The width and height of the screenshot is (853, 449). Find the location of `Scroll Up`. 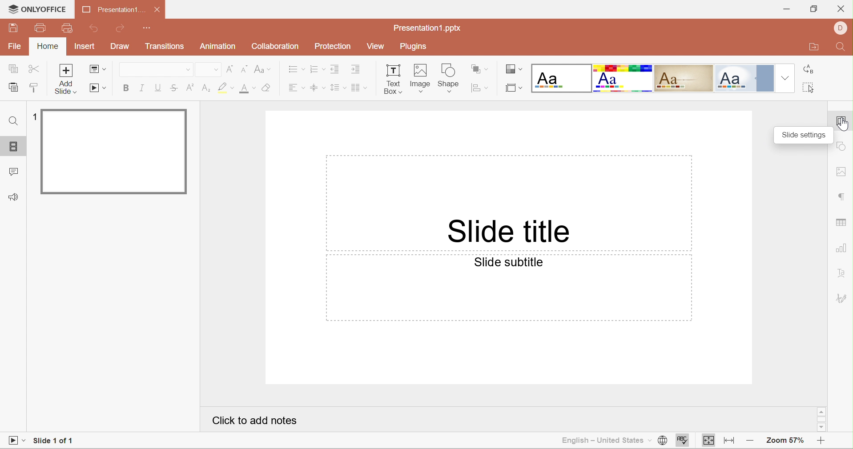

Scroll Up is located at coordinates (822, 411).